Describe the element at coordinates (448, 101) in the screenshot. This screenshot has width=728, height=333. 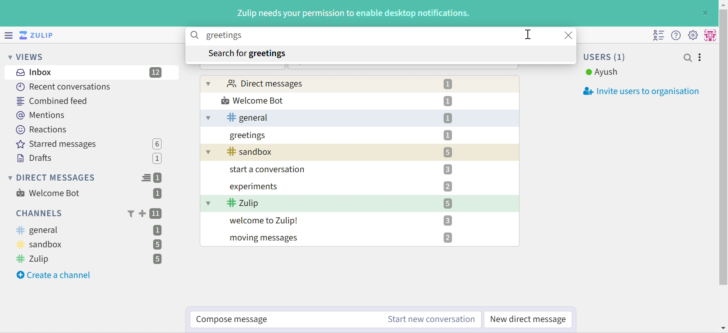
I see `1` at that location.